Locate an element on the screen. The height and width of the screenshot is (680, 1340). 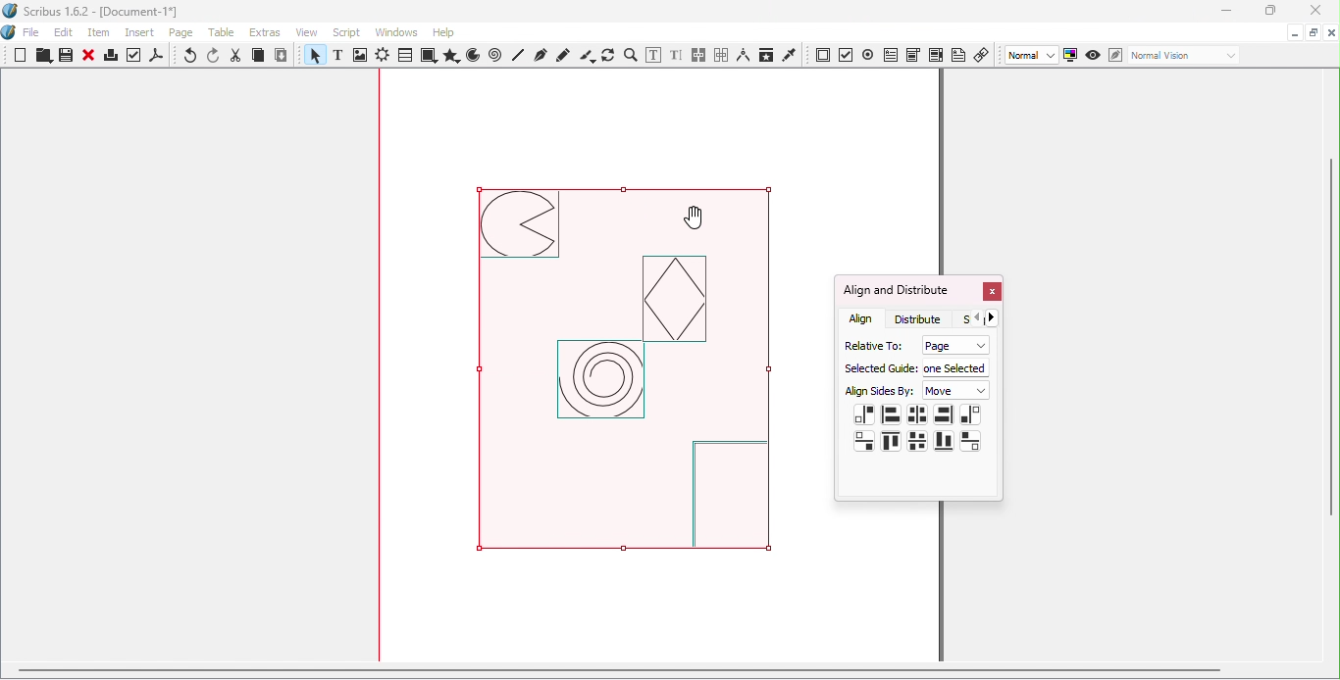
Preview mode is located at coordinates (1094, 56).